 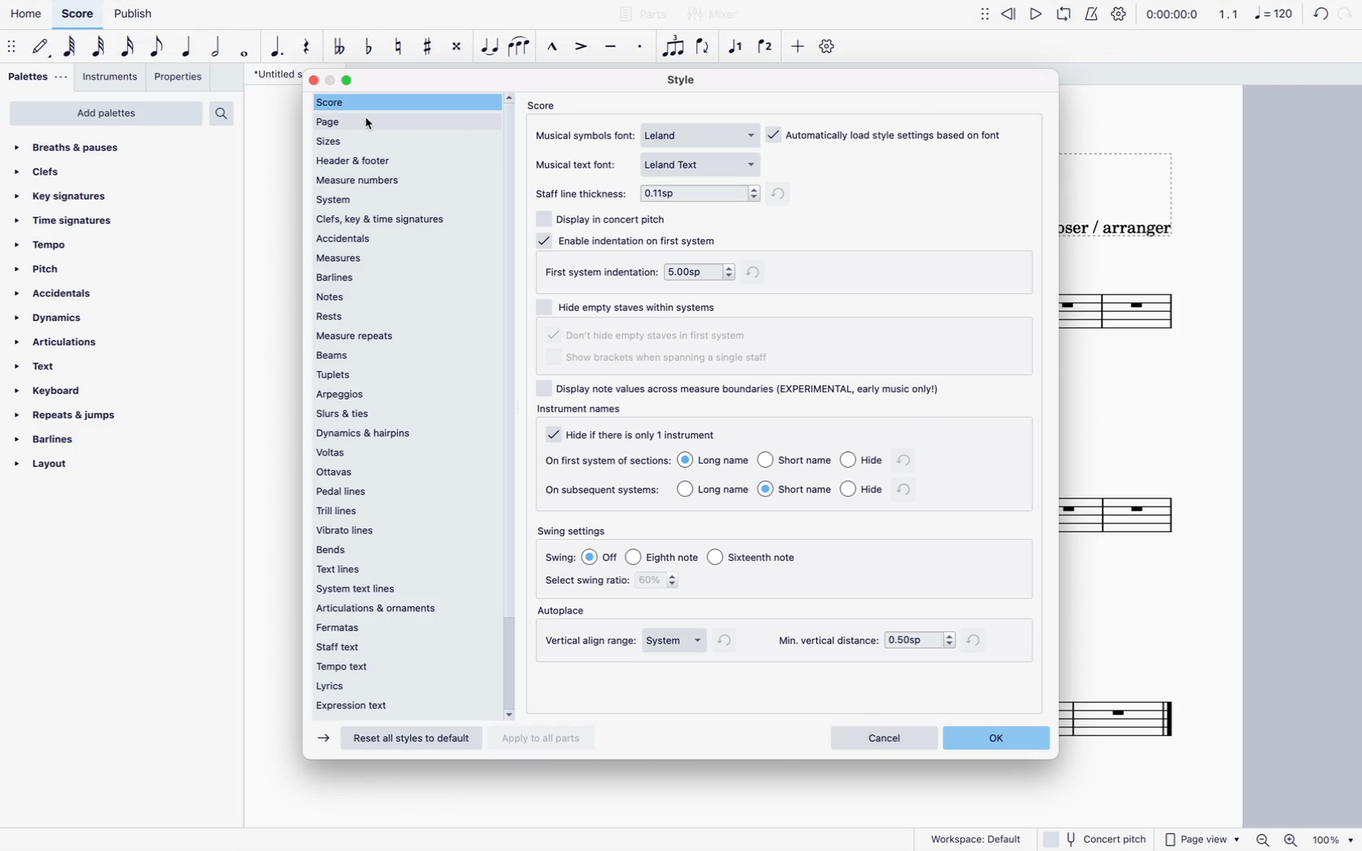 What do you see at coordinates (396, 355) in the screenshot?
I see `beams` at bounding box center [396, 355].